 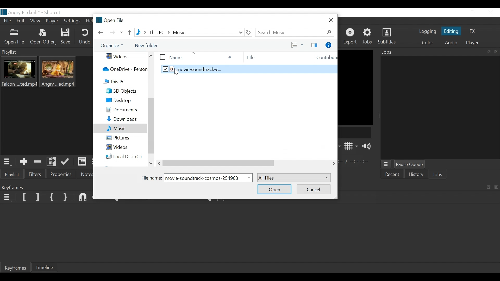 I want to click on Player, so click(x=471, y=43).